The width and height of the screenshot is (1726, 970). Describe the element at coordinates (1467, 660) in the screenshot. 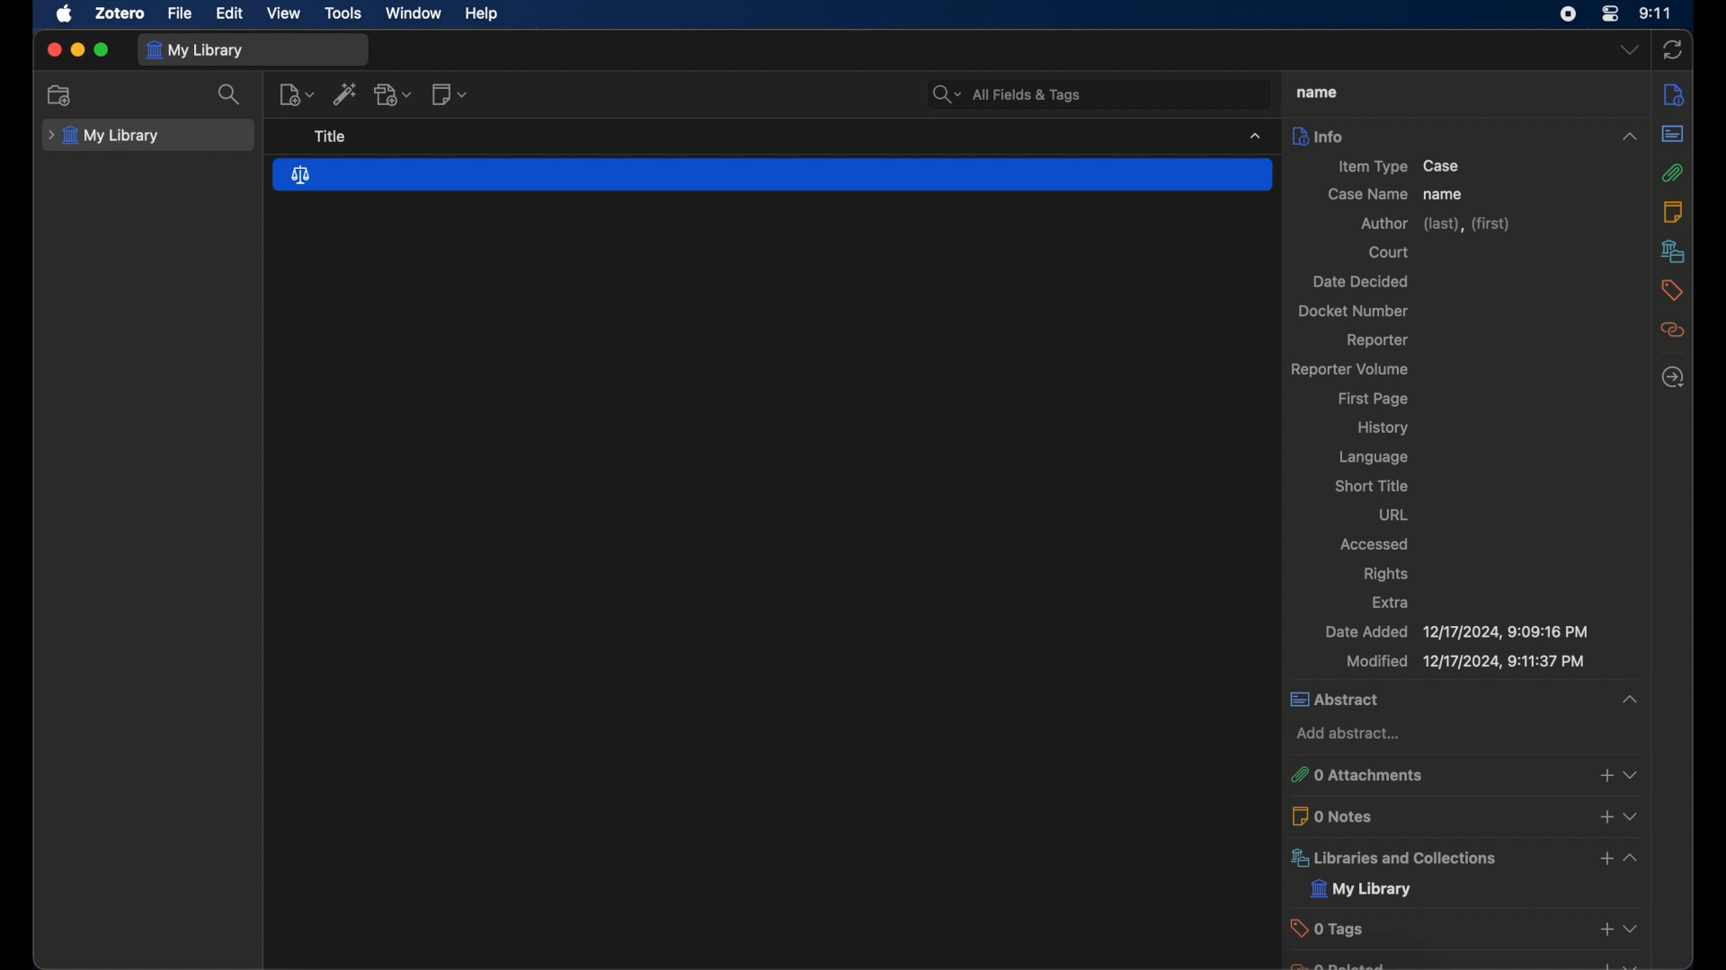

I see `modified` at that location.